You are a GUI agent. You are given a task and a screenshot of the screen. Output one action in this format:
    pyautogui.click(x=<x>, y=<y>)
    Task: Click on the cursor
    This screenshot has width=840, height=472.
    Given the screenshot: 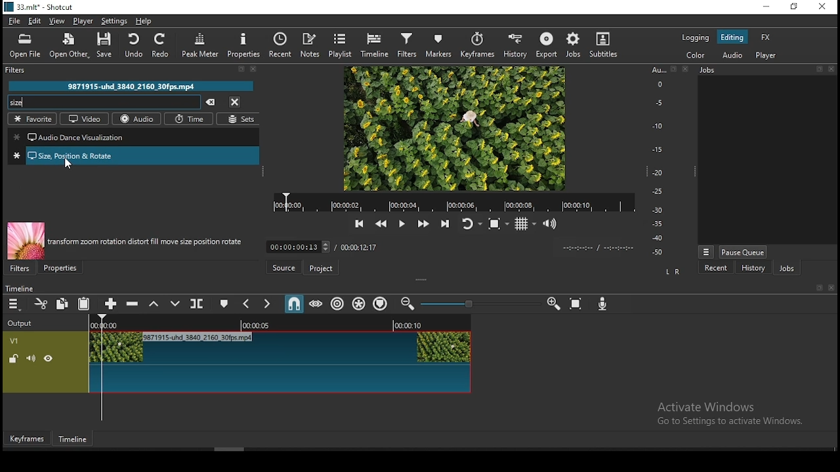 What is the action you would take?
    pyautogui.click(x=167, y=187)
    